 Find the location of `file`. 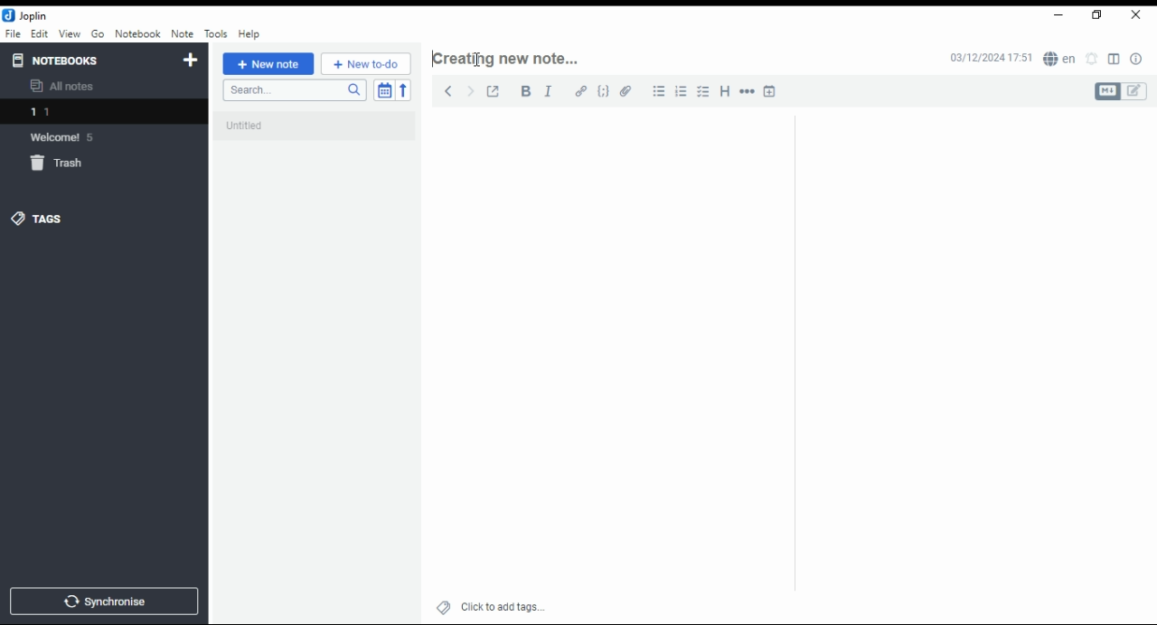

file is located at coordinates (13, 33).